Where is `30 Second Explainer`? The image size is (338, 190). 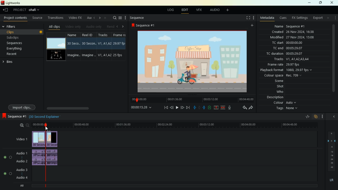 30 Second Explainer is located at coordinates (156, 118).